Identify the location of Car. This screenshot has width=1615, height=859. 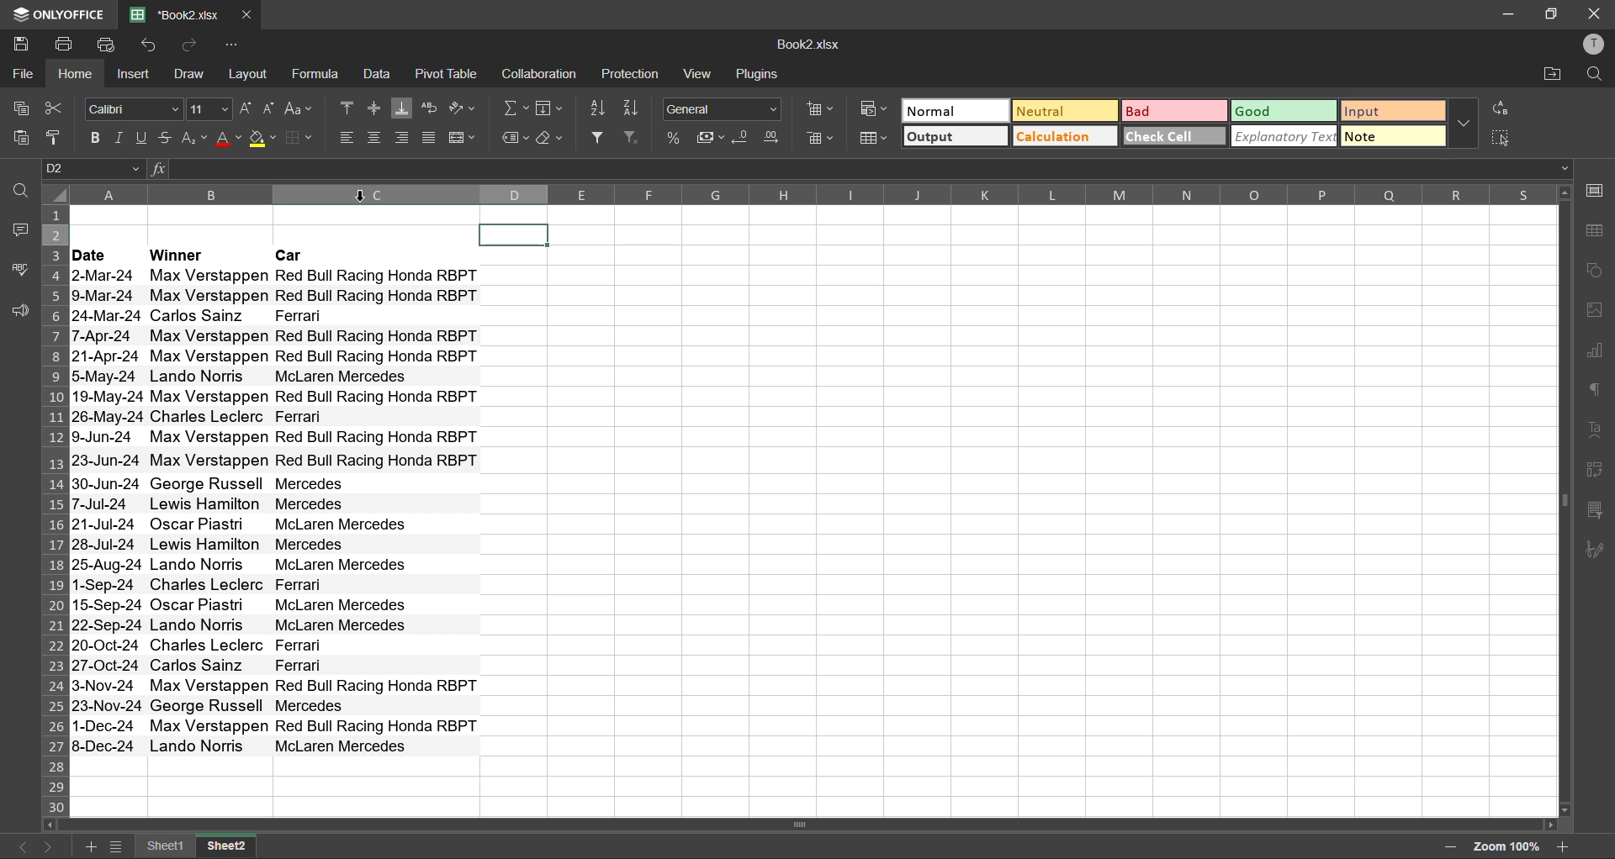
(374, 254).